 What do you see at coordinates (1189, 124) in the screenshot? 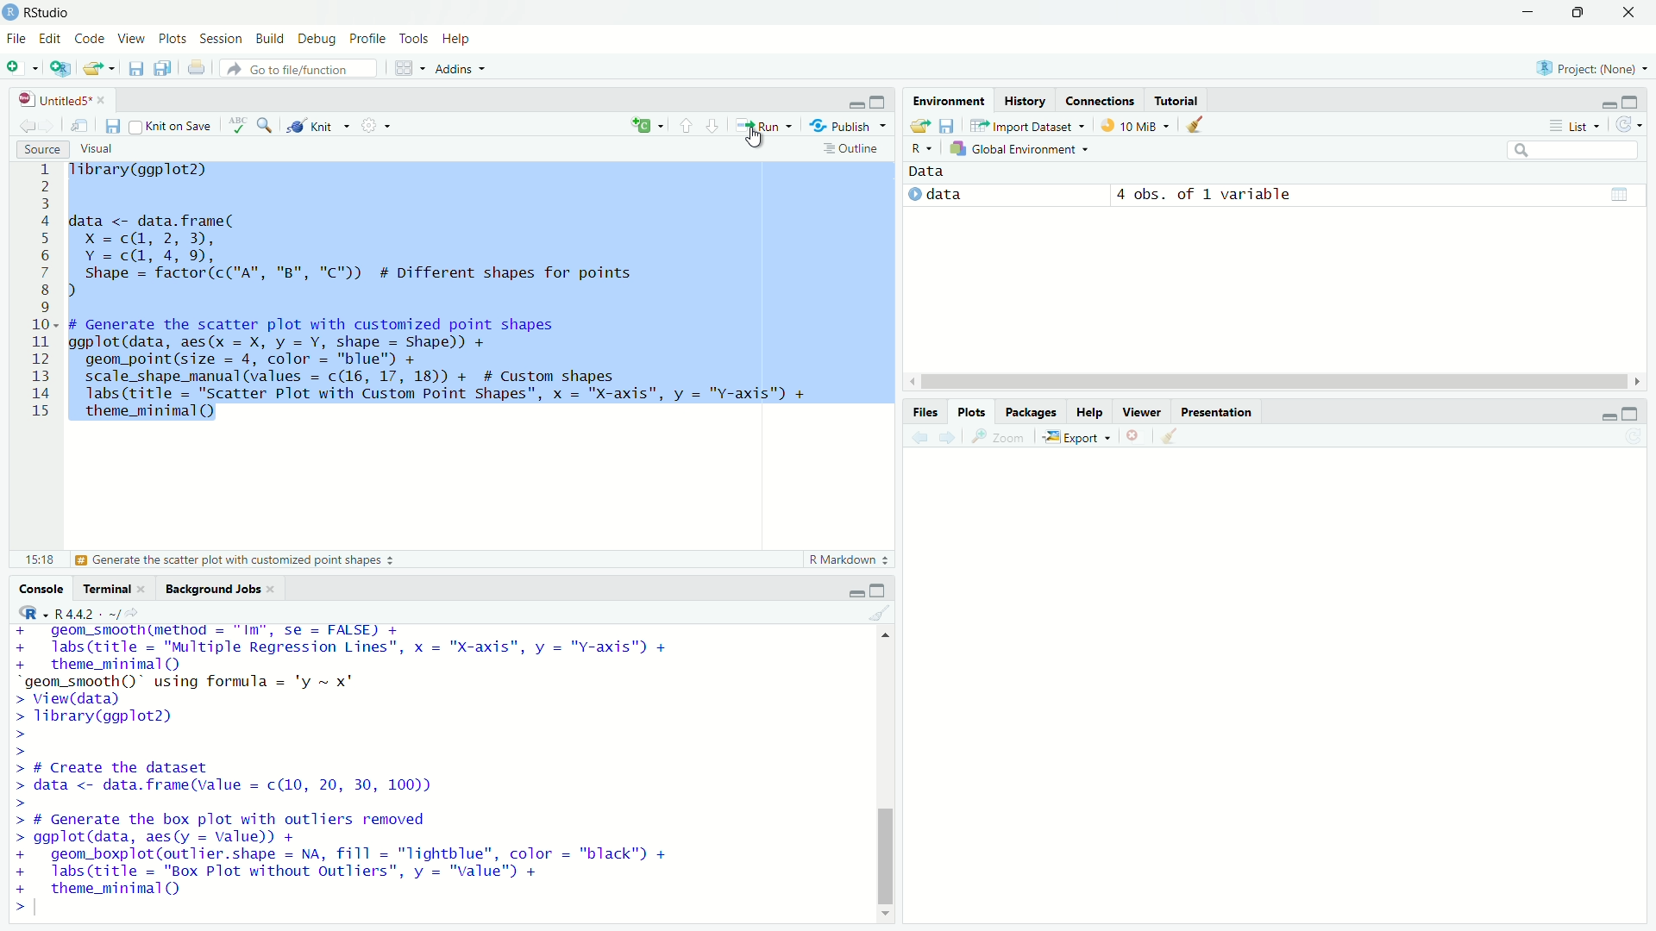
I see `Clear objects from workspace` at bounding box center [1189, 124].